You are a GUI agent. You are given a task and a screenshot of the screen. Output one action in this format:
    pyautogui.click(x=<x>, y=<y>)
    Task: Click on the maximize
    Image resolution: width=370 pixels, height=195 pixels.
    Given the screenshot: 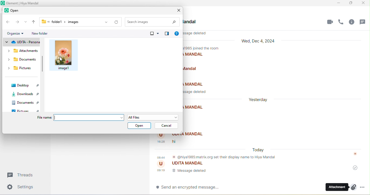 What is the action you would take?
    pyautogui.click(x=352, y=3)
    